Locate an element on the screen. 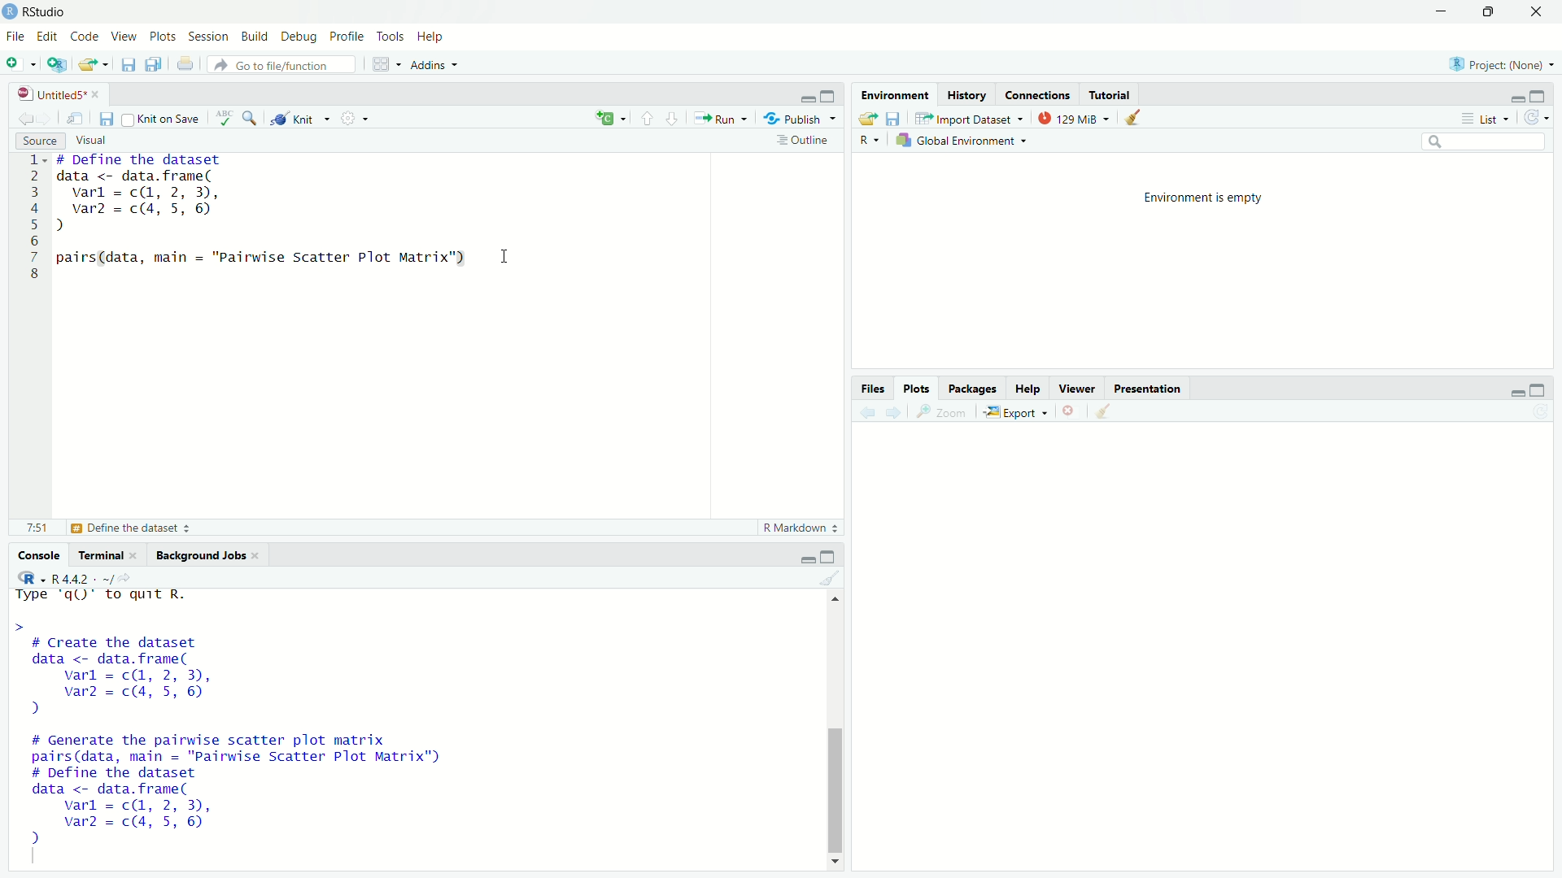 This screenshot has height=878, width=1562. Environment is empty is located at coordinates (1206, 197).